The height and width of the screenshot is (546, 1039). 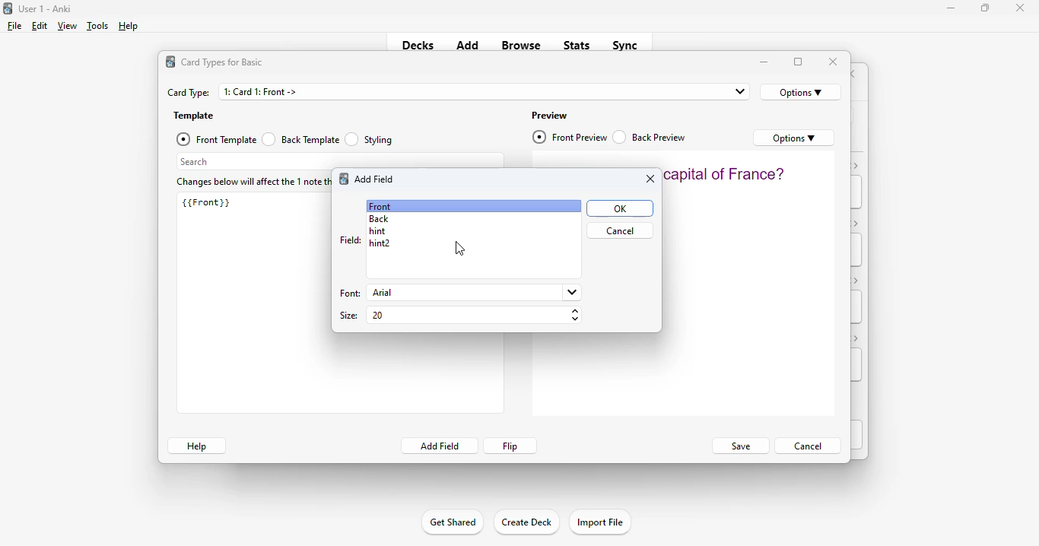 I want to click on title, so click(x=46, y=8).